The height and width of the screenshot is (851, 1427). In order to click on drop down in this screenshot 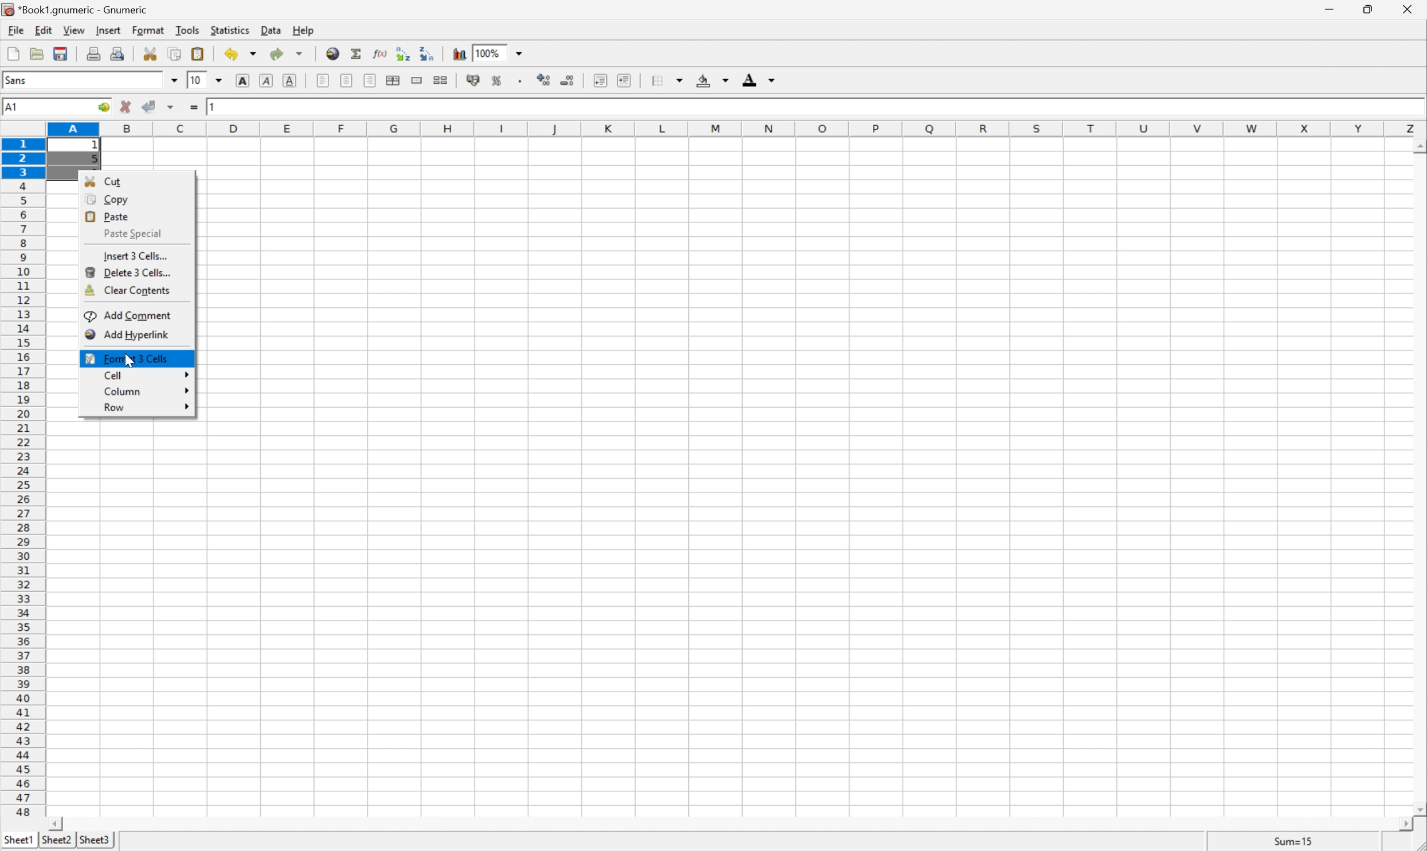, I will do `click(175, 80)`.